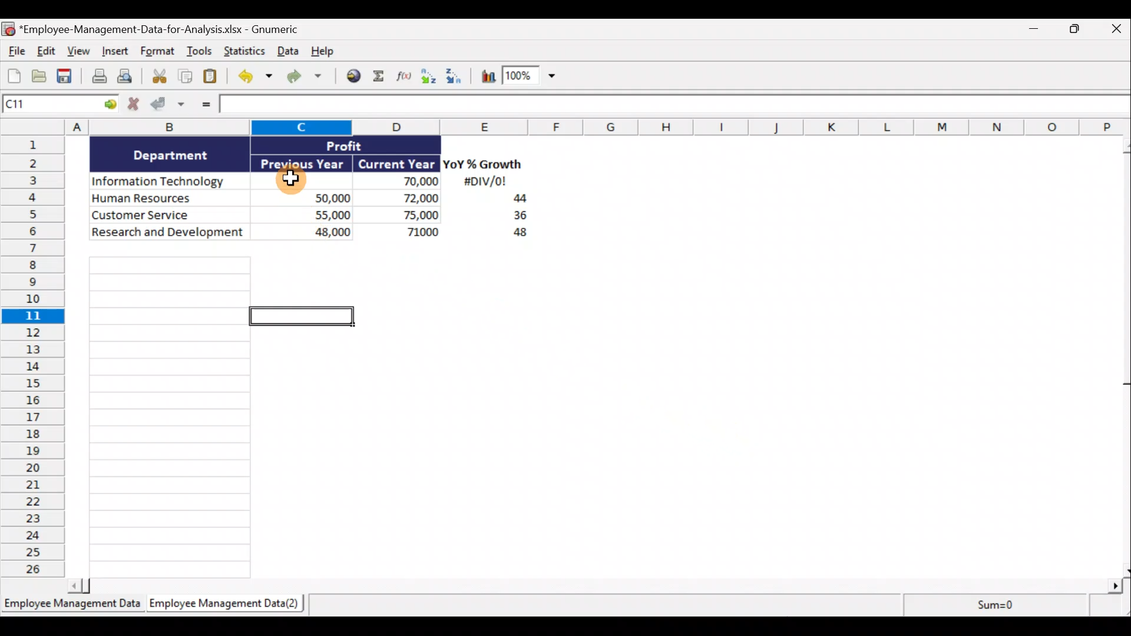 This screenshot has height=636, width=1131. What do you see at coordinates (452, 74) in the screenshot?
I see `Sort descending` at bounding box center [452, 74].